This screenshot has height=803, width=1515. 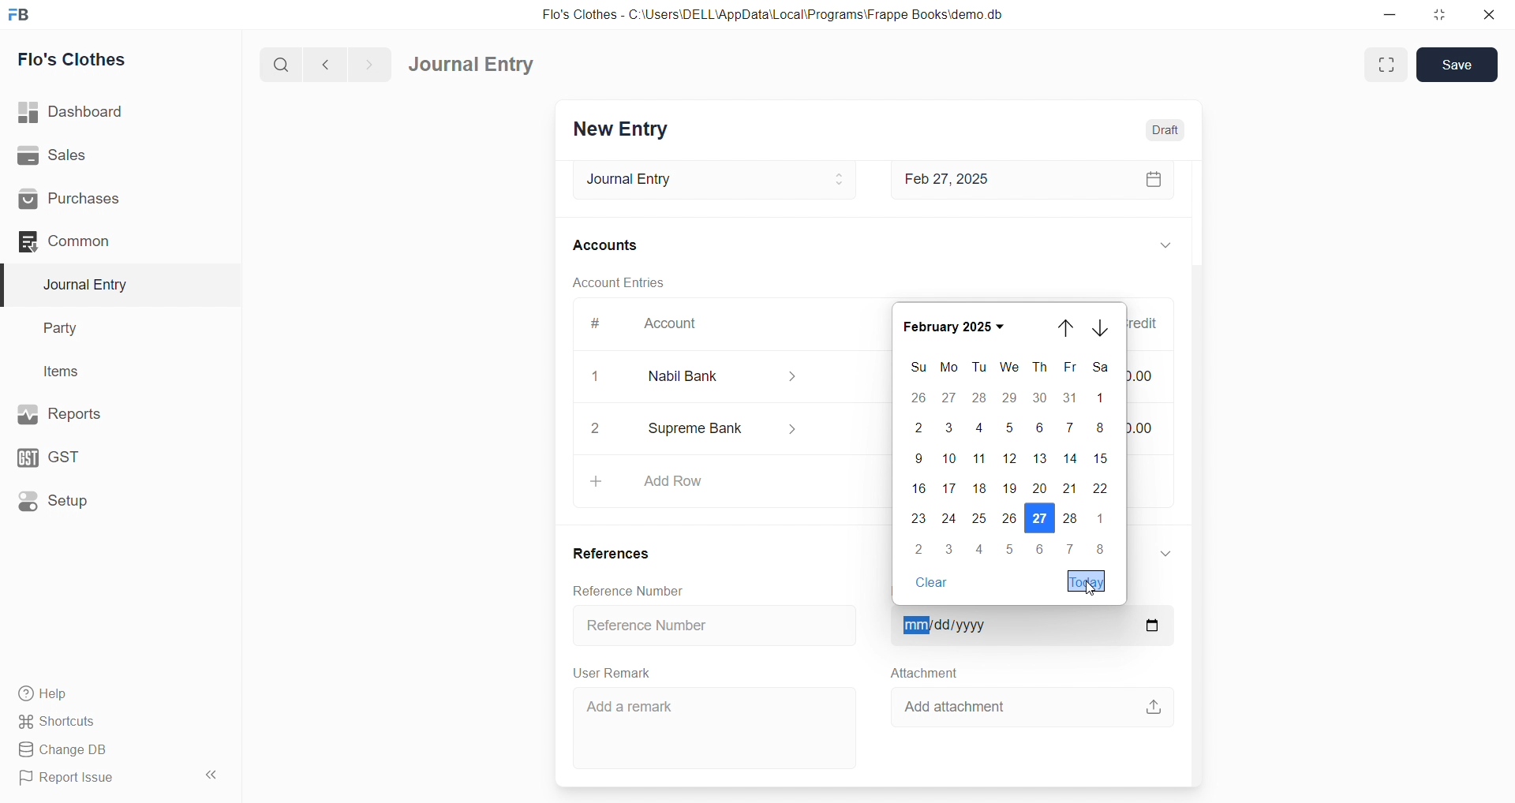 What do you see at coordinates (1087, 581) in the screenshot?
I see `Today` at bounding box center [1087, 581].